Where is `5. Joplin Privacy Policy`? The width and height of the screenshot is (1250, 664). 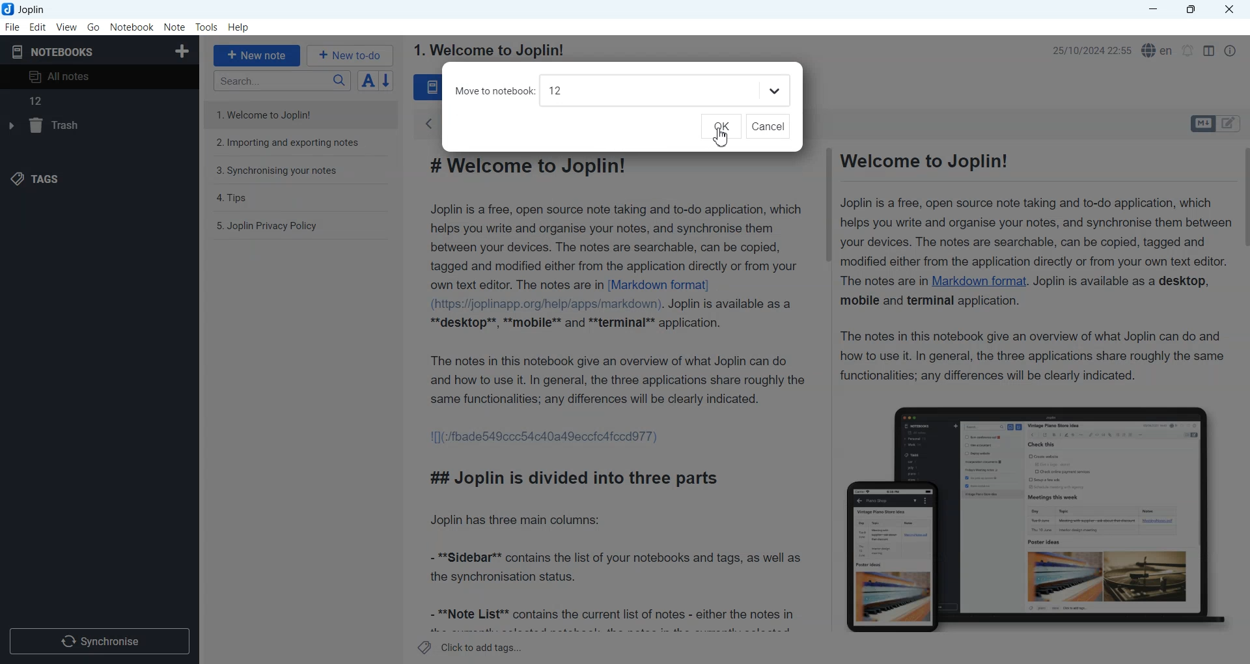
5. Joplin Privacy Policy is located at coordinates (268, 226).